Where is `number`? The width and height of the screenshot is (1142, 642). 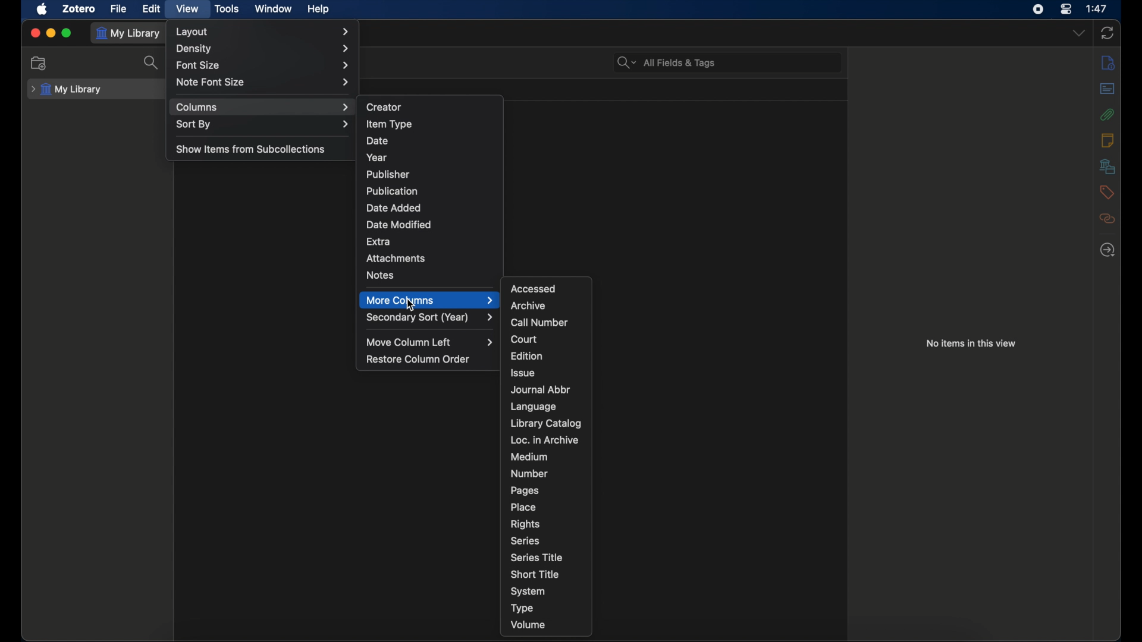 number is located at coordinates (529, 474).